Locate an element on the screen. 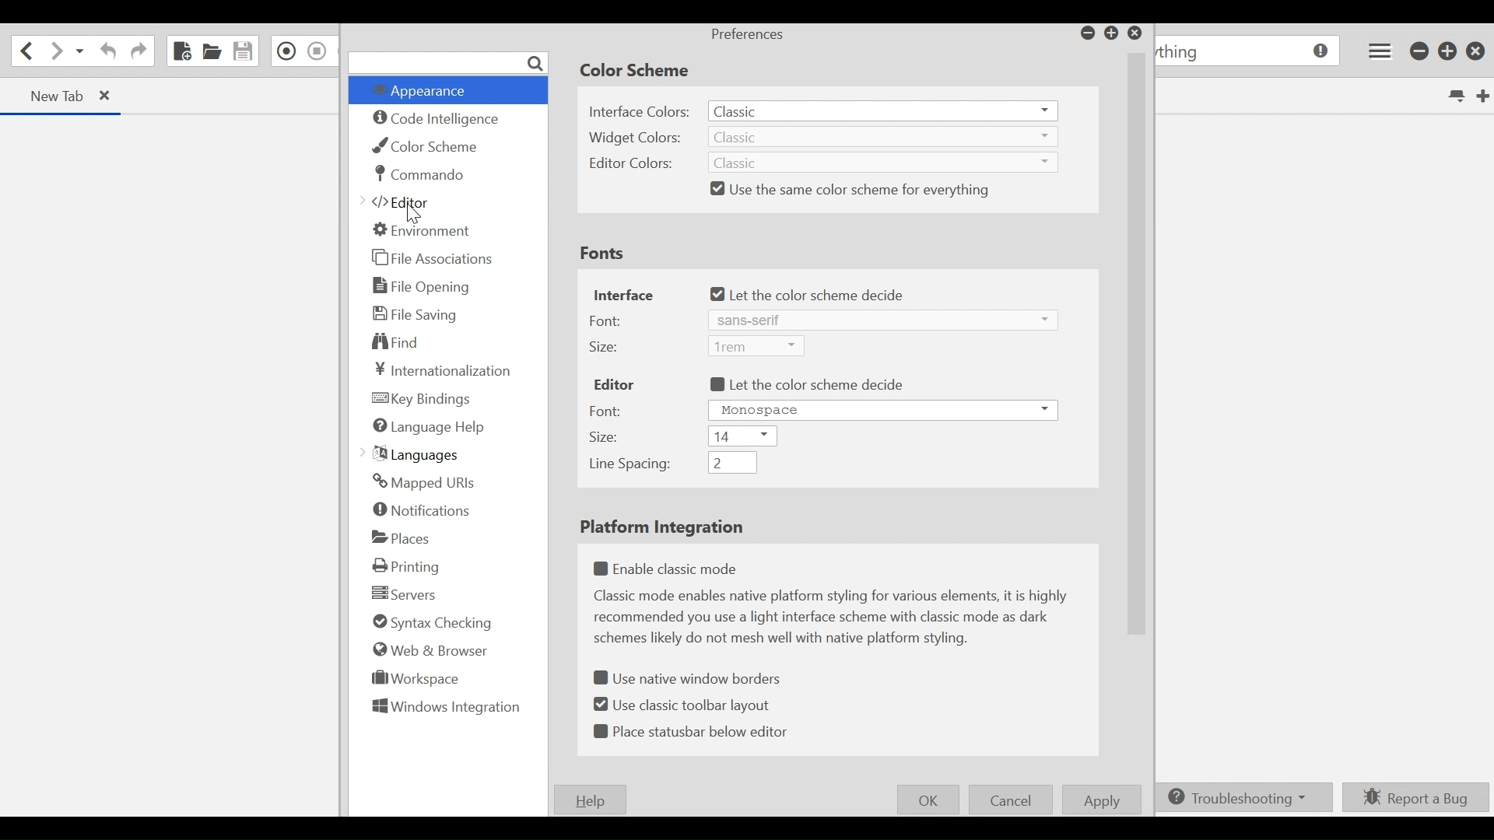 The height and width of the screenshot is (840, 1494). Restore is located at coordinates (1110, 33).